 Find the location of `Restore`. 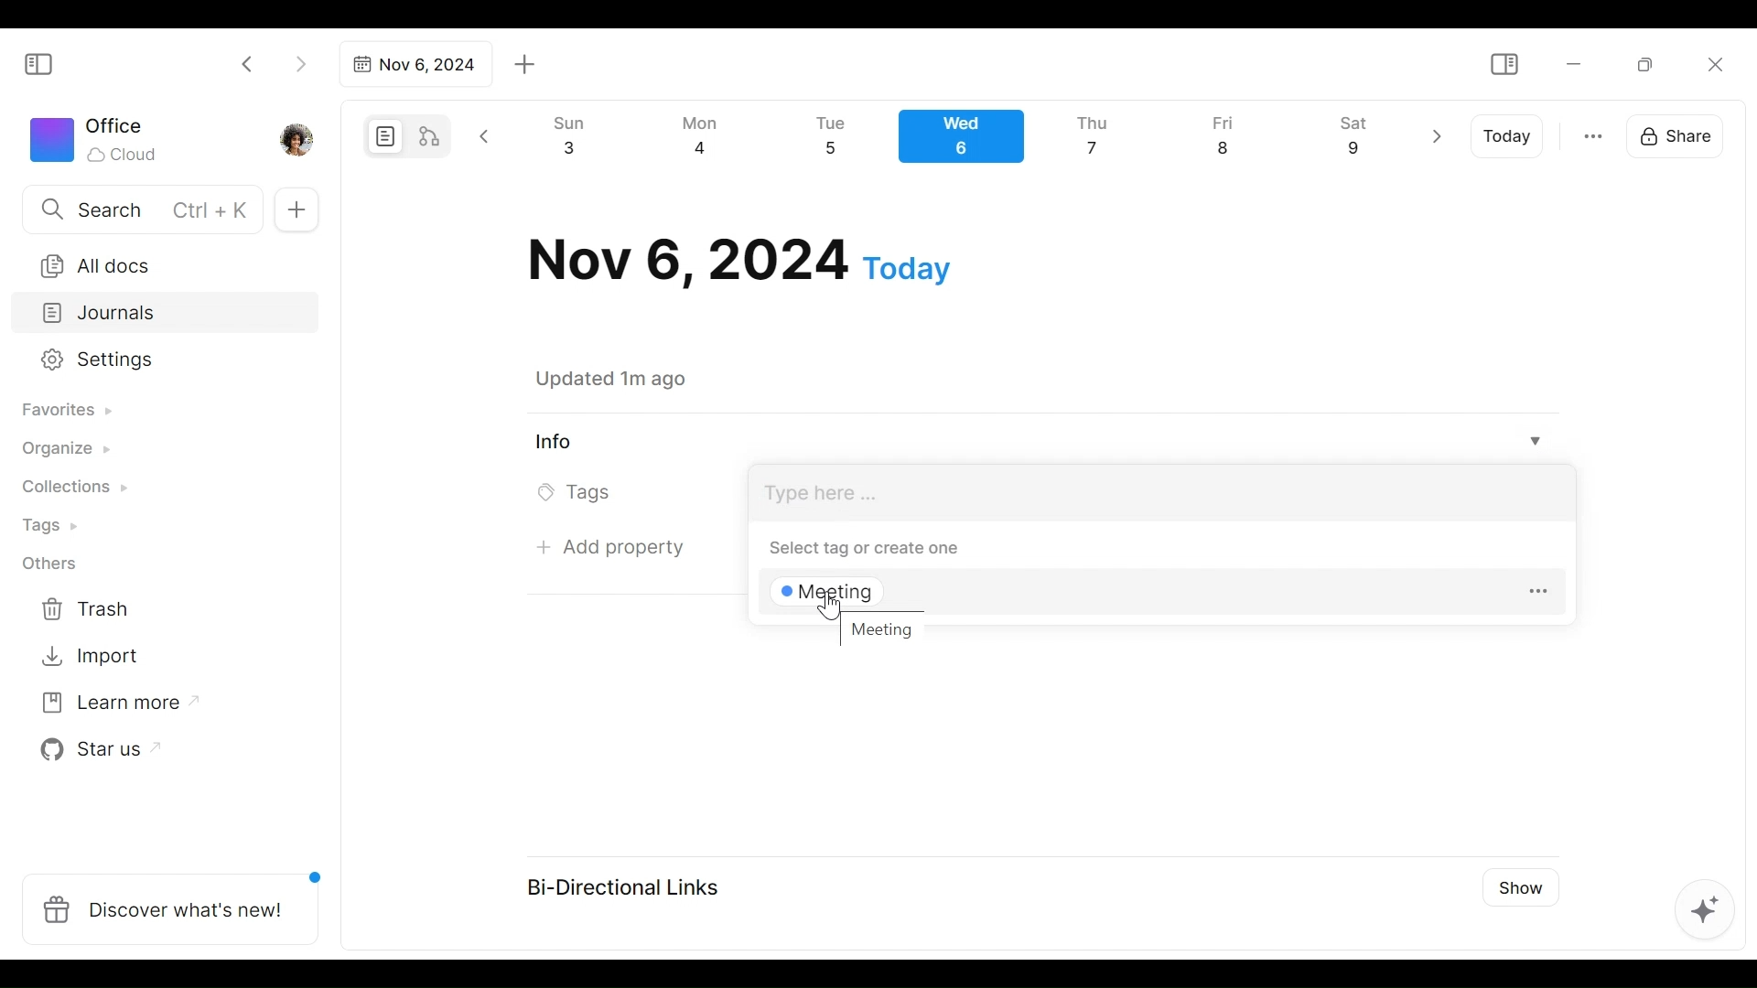

Restore is located at coordinates (1652, 63).